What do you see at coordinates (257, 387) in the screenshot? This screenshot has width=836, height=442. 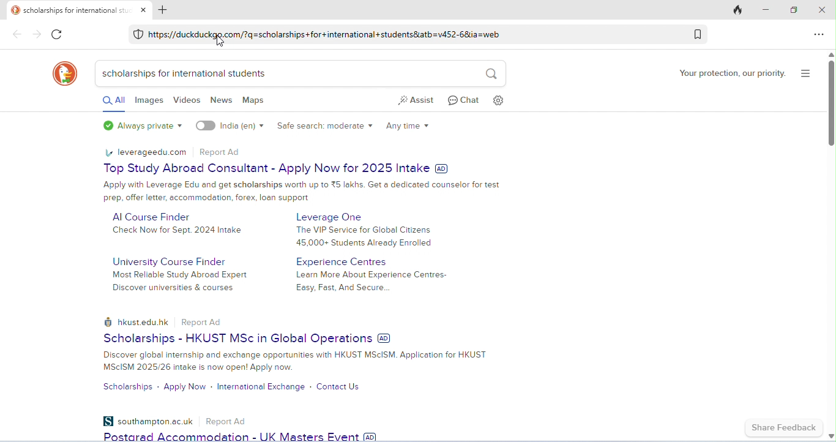 I see `international exchange` at bounding box center [257, 387].